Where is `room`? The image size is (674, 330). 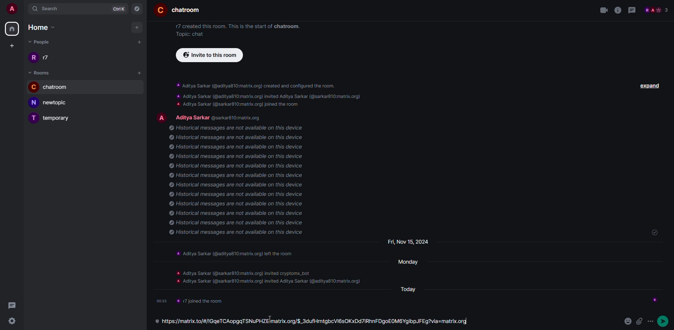 room is located at coordinates (177, 10).